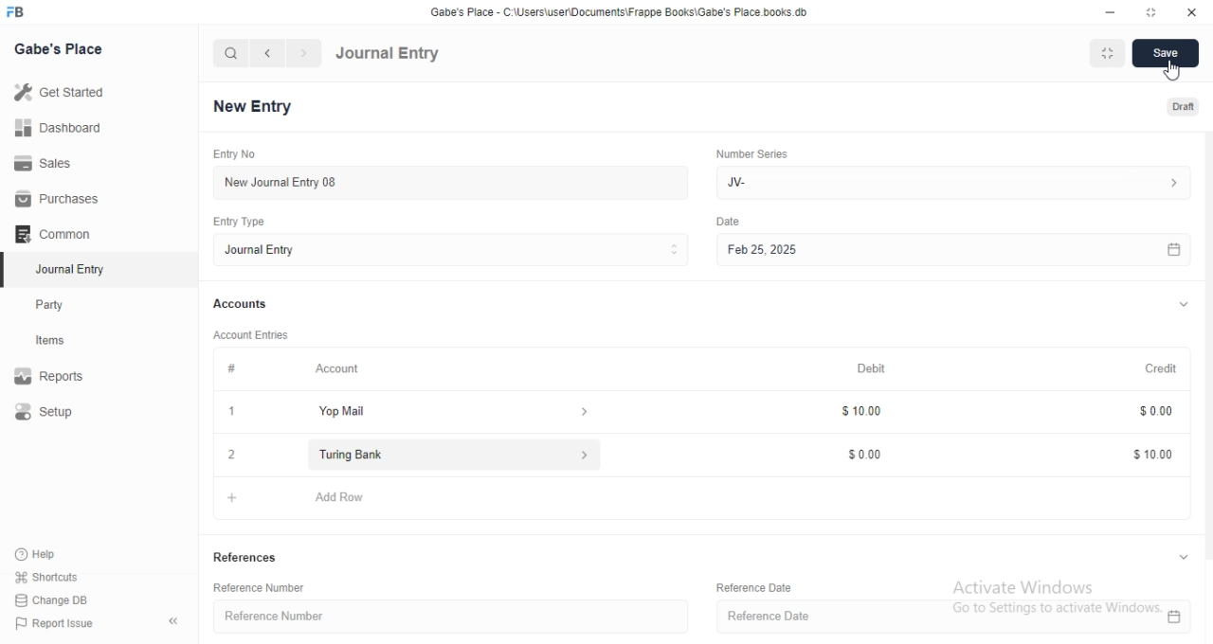 This screenshot has height=644, width=1213. I want to click on Draft, so click(1173, 105).